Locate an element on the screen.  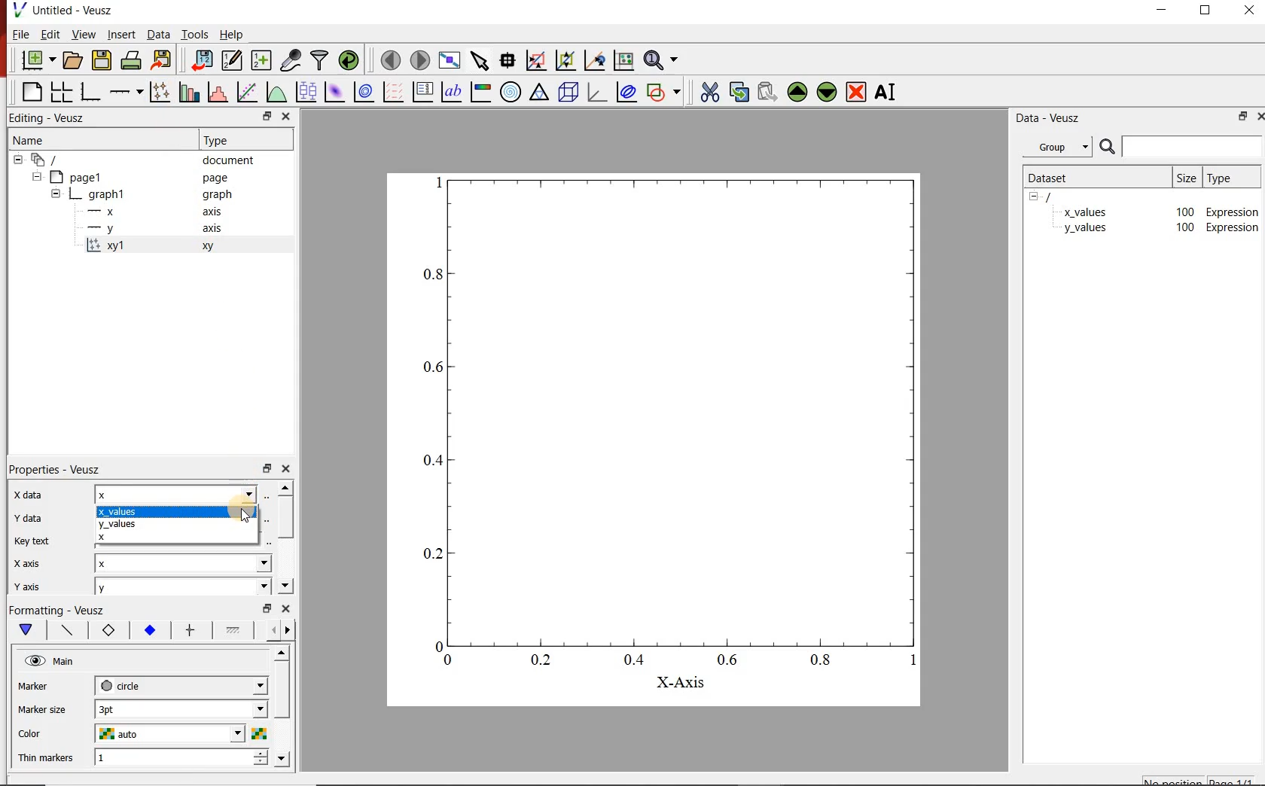
 Xdata is located at coordinates (33, 497).